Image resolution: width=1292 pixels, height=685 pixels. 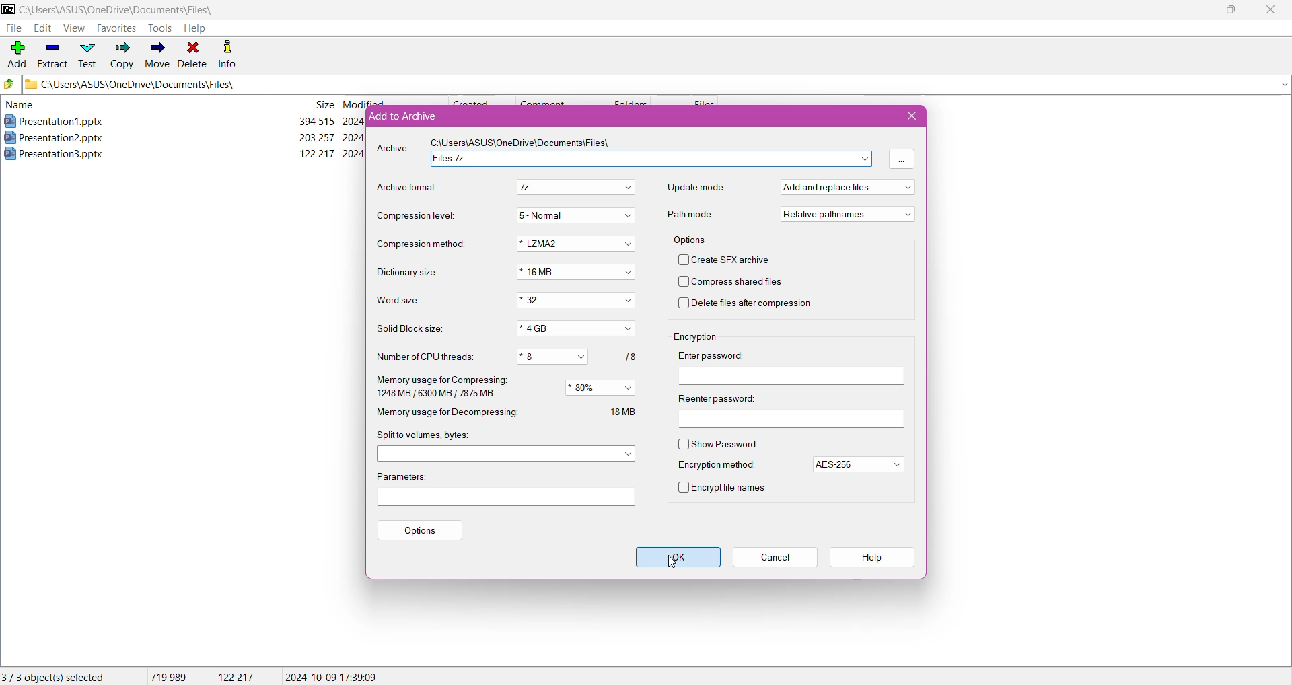 What do you see at coordinates (676, 558) in the screenshot?
I see `OK` at bounding box center [676, 558].